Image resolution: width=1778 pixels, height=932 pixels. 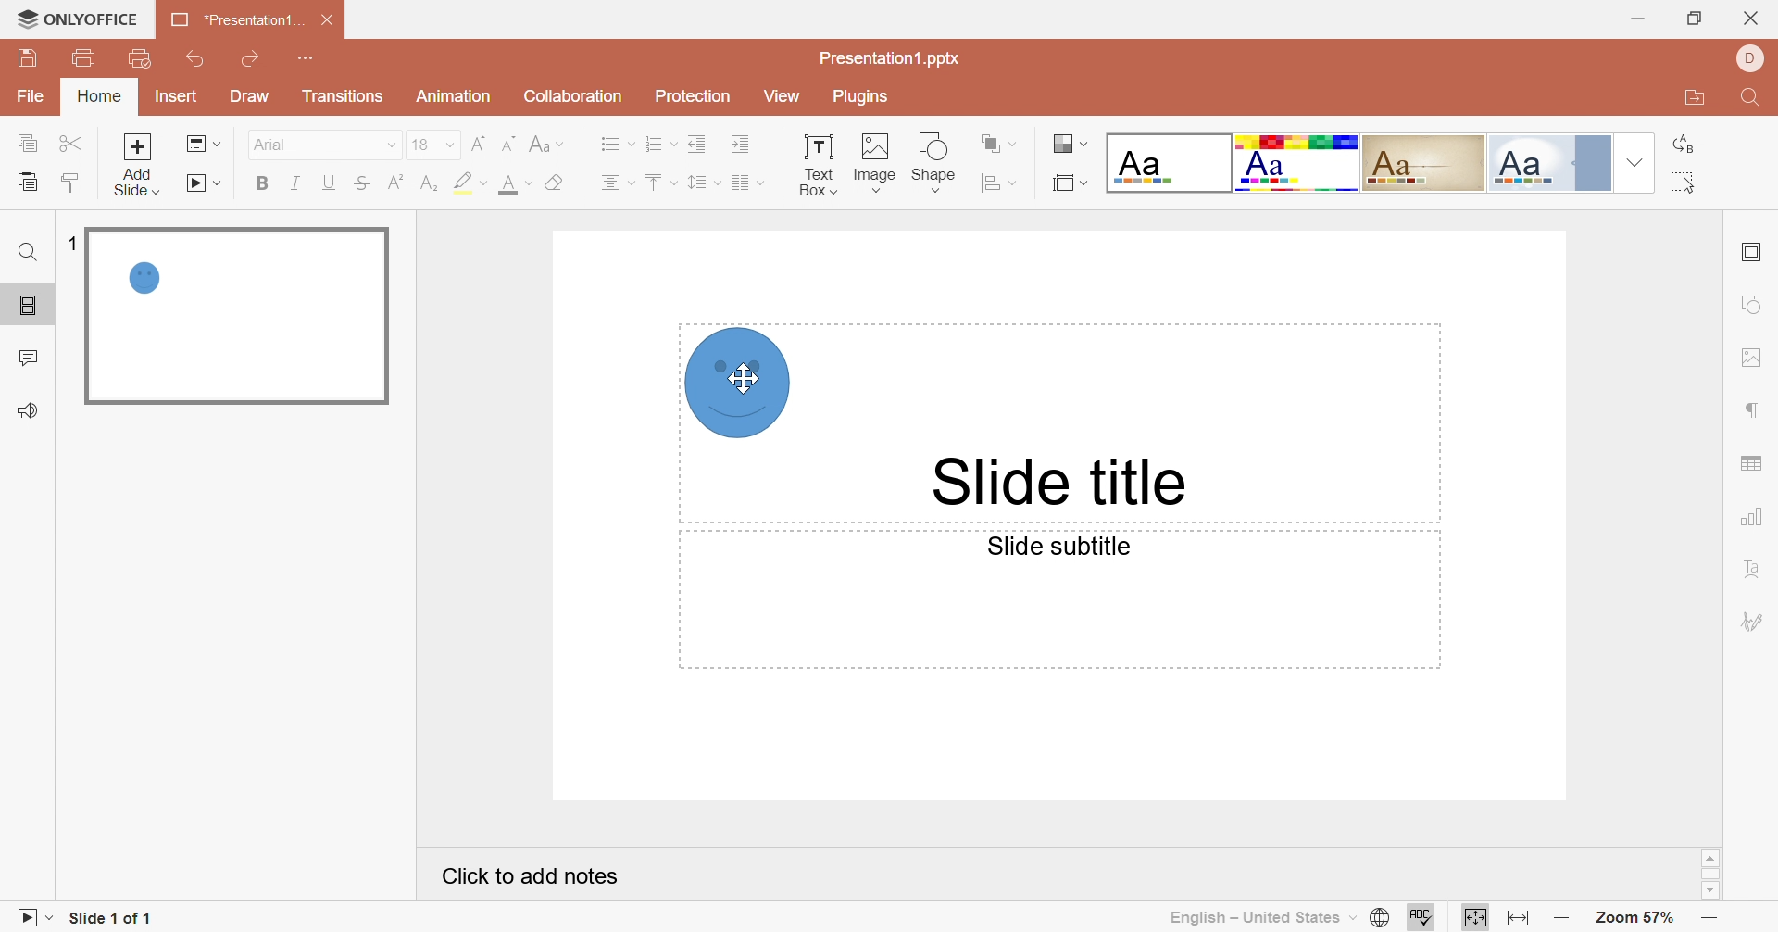 What do you see at coordinates (1756, 252) in the screenshot?
I see `slide settings` at bounding box center [1756, 252].